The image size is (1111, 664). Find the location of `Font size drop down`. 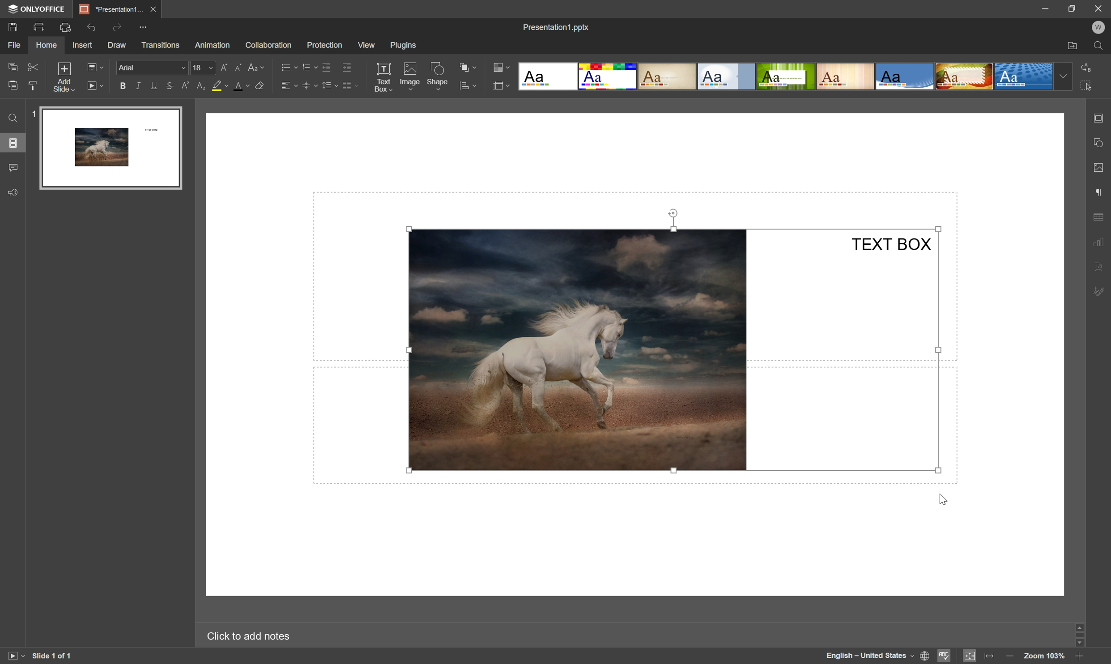

Font size drop down is located at coordinates (202, 66).